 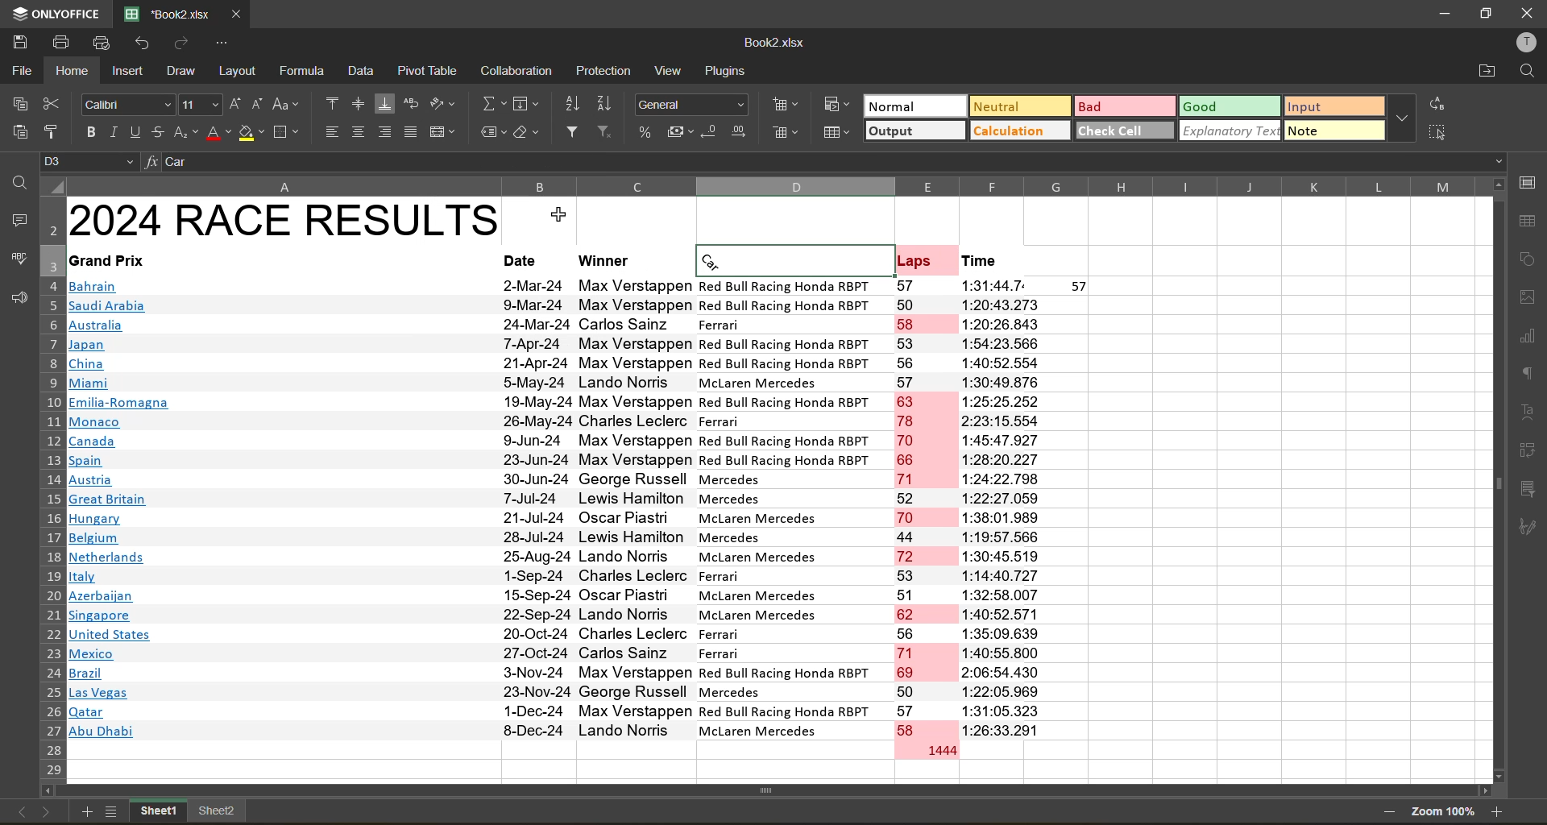 I want to click on filter, so click(x=574, y=133).